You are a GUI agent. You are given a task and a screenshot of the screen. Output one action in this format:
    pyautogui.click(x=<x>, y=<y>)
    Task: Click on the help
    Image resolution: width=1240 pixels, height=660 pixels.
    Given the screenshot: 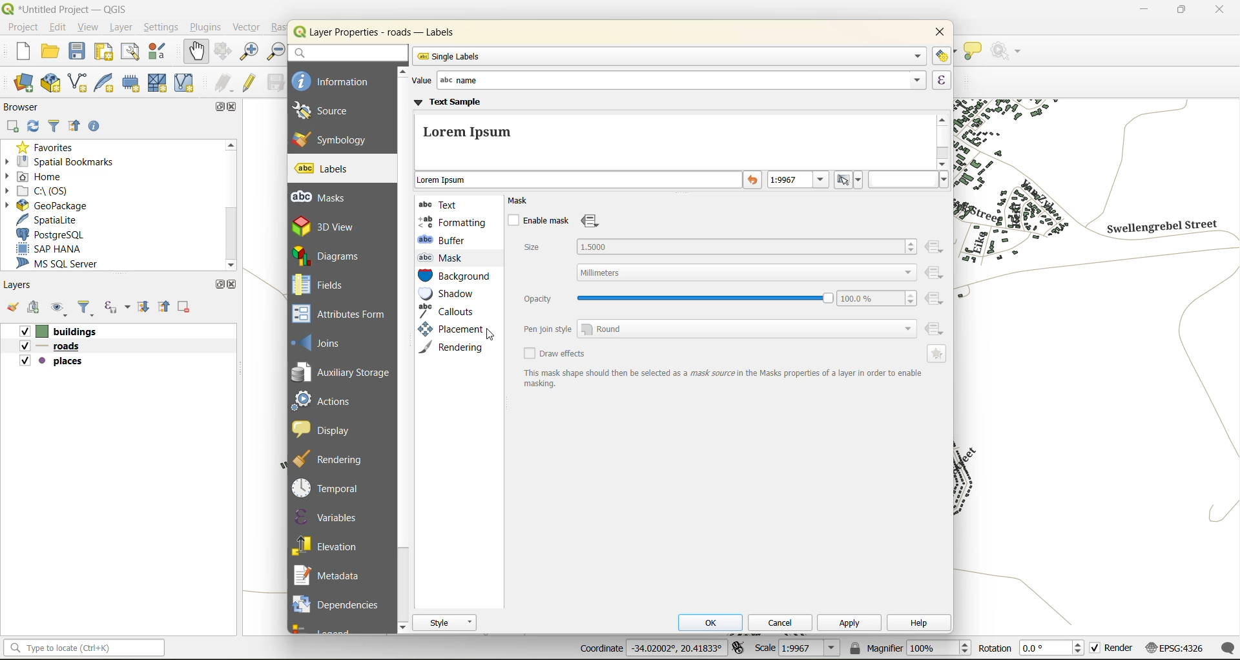 What is the action you would take?
    pyautogui.click(x=918, y=624)
    